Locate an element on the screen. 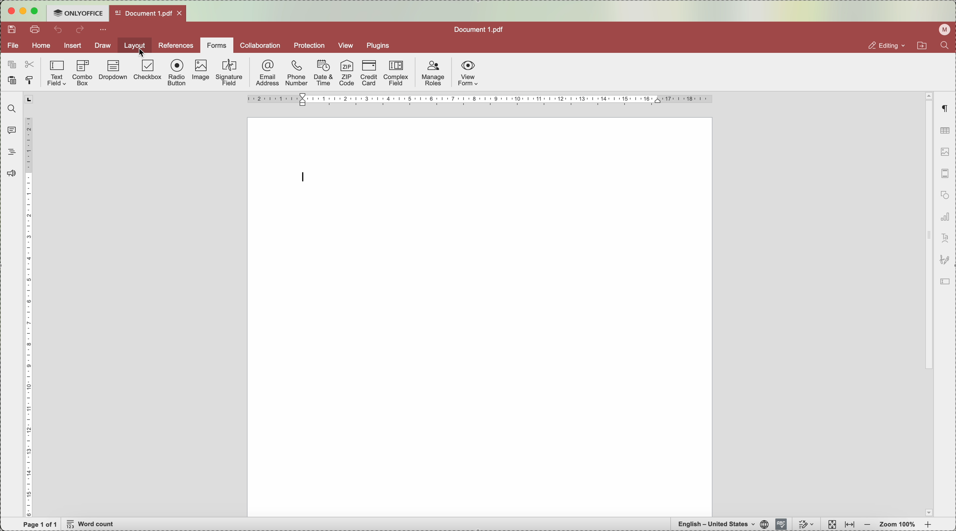 This screenshot has width=956, height=531. open file is located at coordinates (147, 13).